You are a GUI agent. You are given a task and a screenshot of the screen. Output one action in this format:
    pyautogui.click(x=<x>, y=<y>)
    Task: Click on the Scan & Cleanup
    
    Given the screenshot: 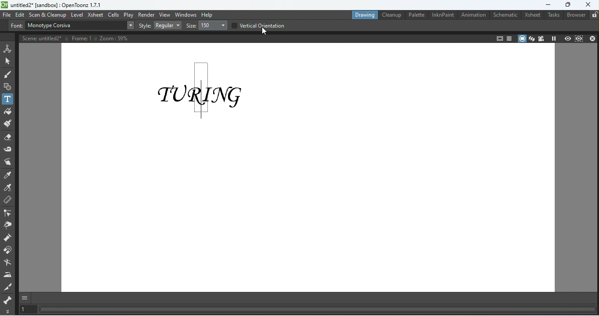 What is the action you would take?
    pyautogui.click(x=48, y=14)
    